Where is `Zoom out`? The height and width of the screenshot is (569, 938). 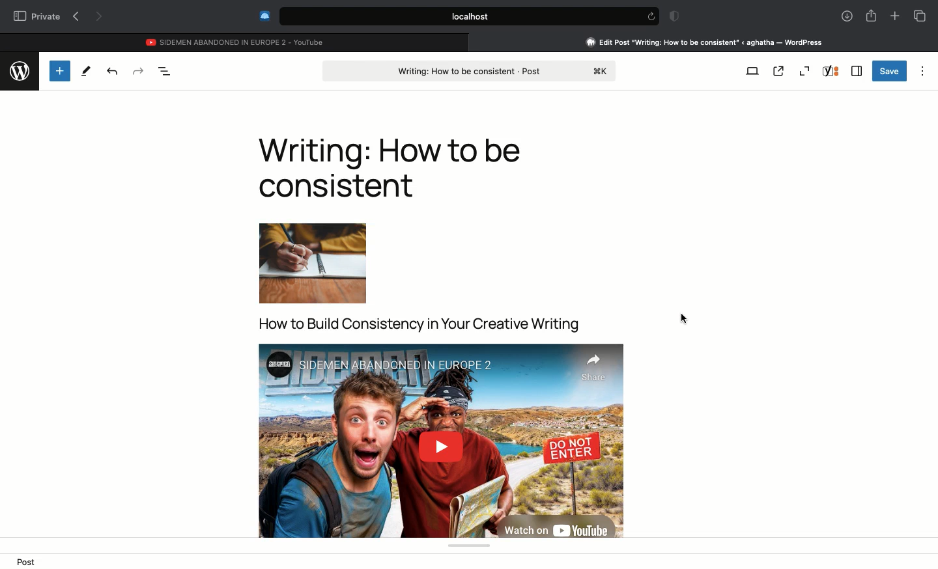 Zoom out is located at coordinates (804, 71).